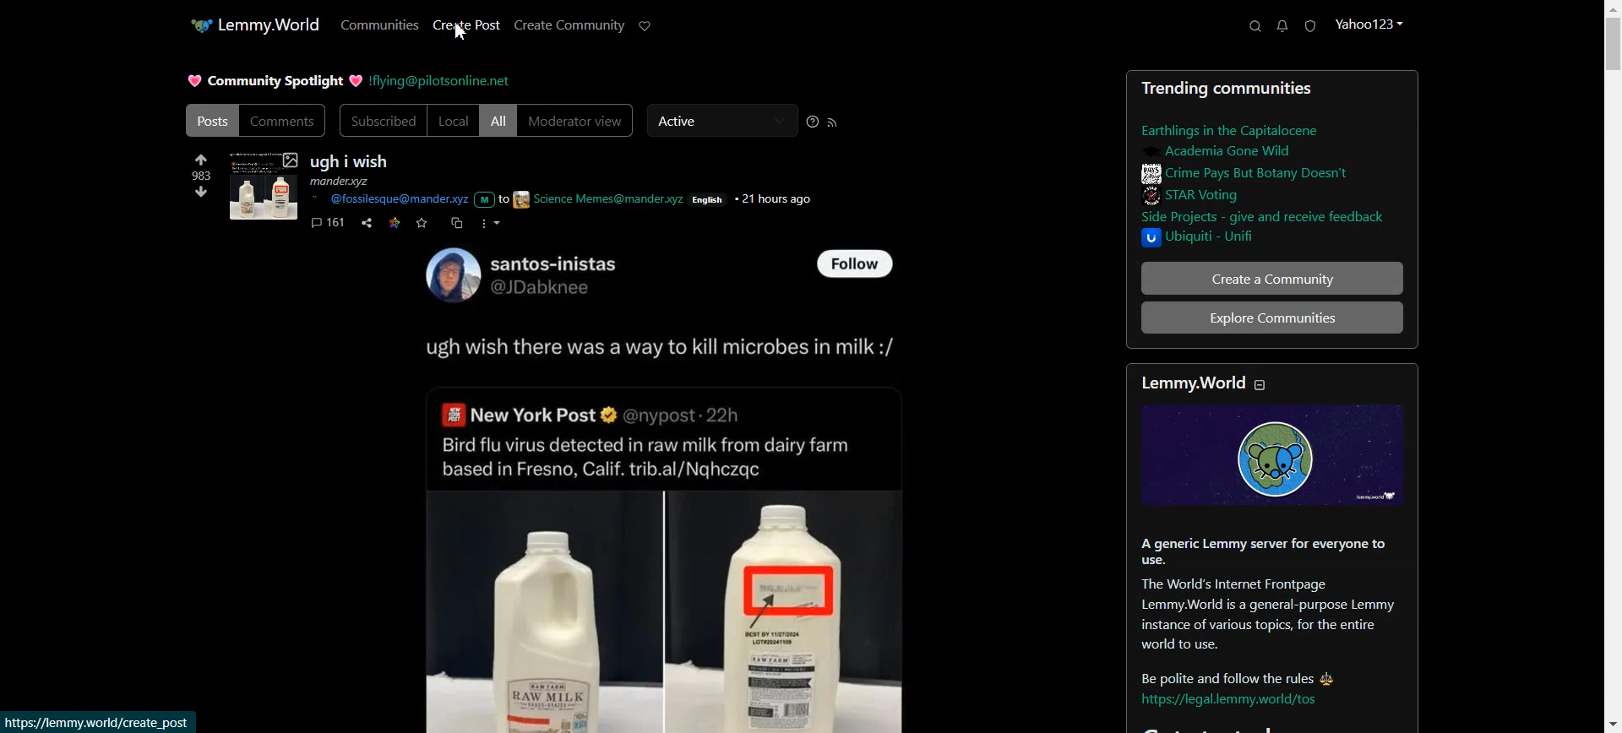 Image resolution: width=1622 pixels, height=733 pixels. Describe the element at coordinates (657, 348) in the screenshot. I see `Text` at that location.